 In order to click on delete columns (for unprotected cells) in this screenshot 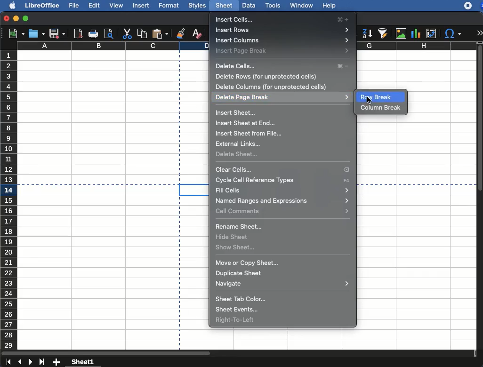, I will do `click(271, 87)`.